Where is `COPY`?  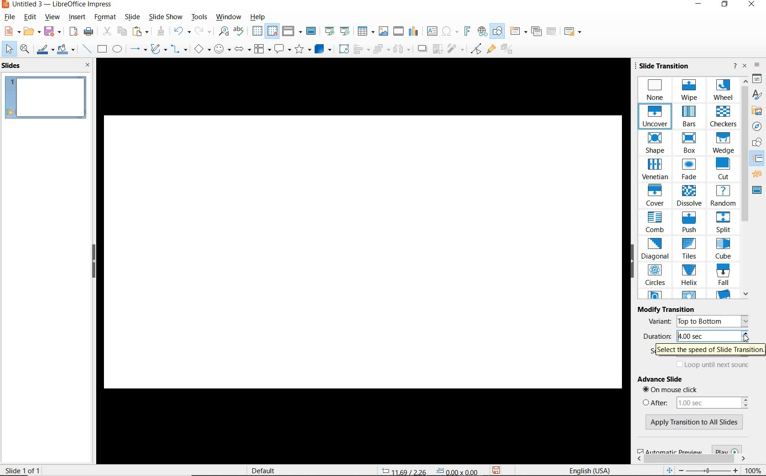
COPY is located at coordinates (121, 30).